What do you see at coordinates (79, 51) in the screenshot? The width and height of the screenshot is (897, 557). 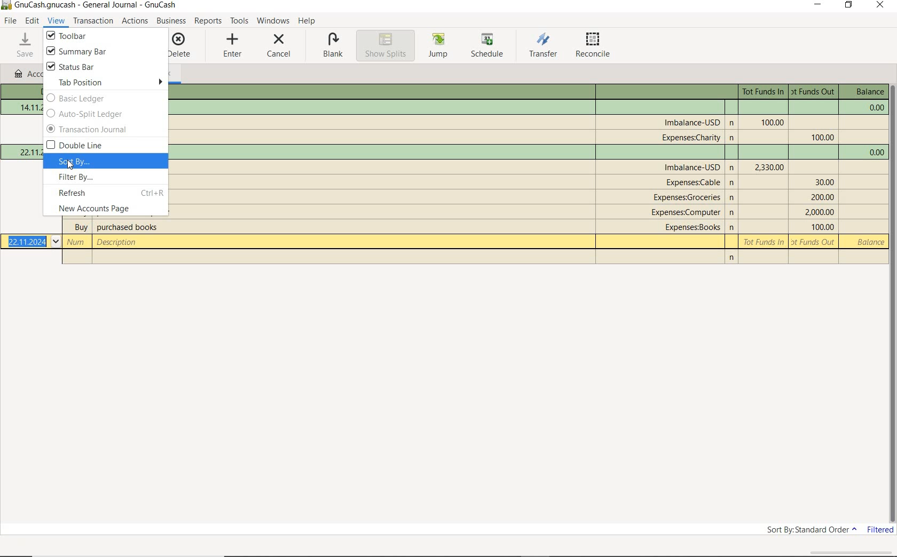 I see `summary bar` at bounding box center [79, 51].